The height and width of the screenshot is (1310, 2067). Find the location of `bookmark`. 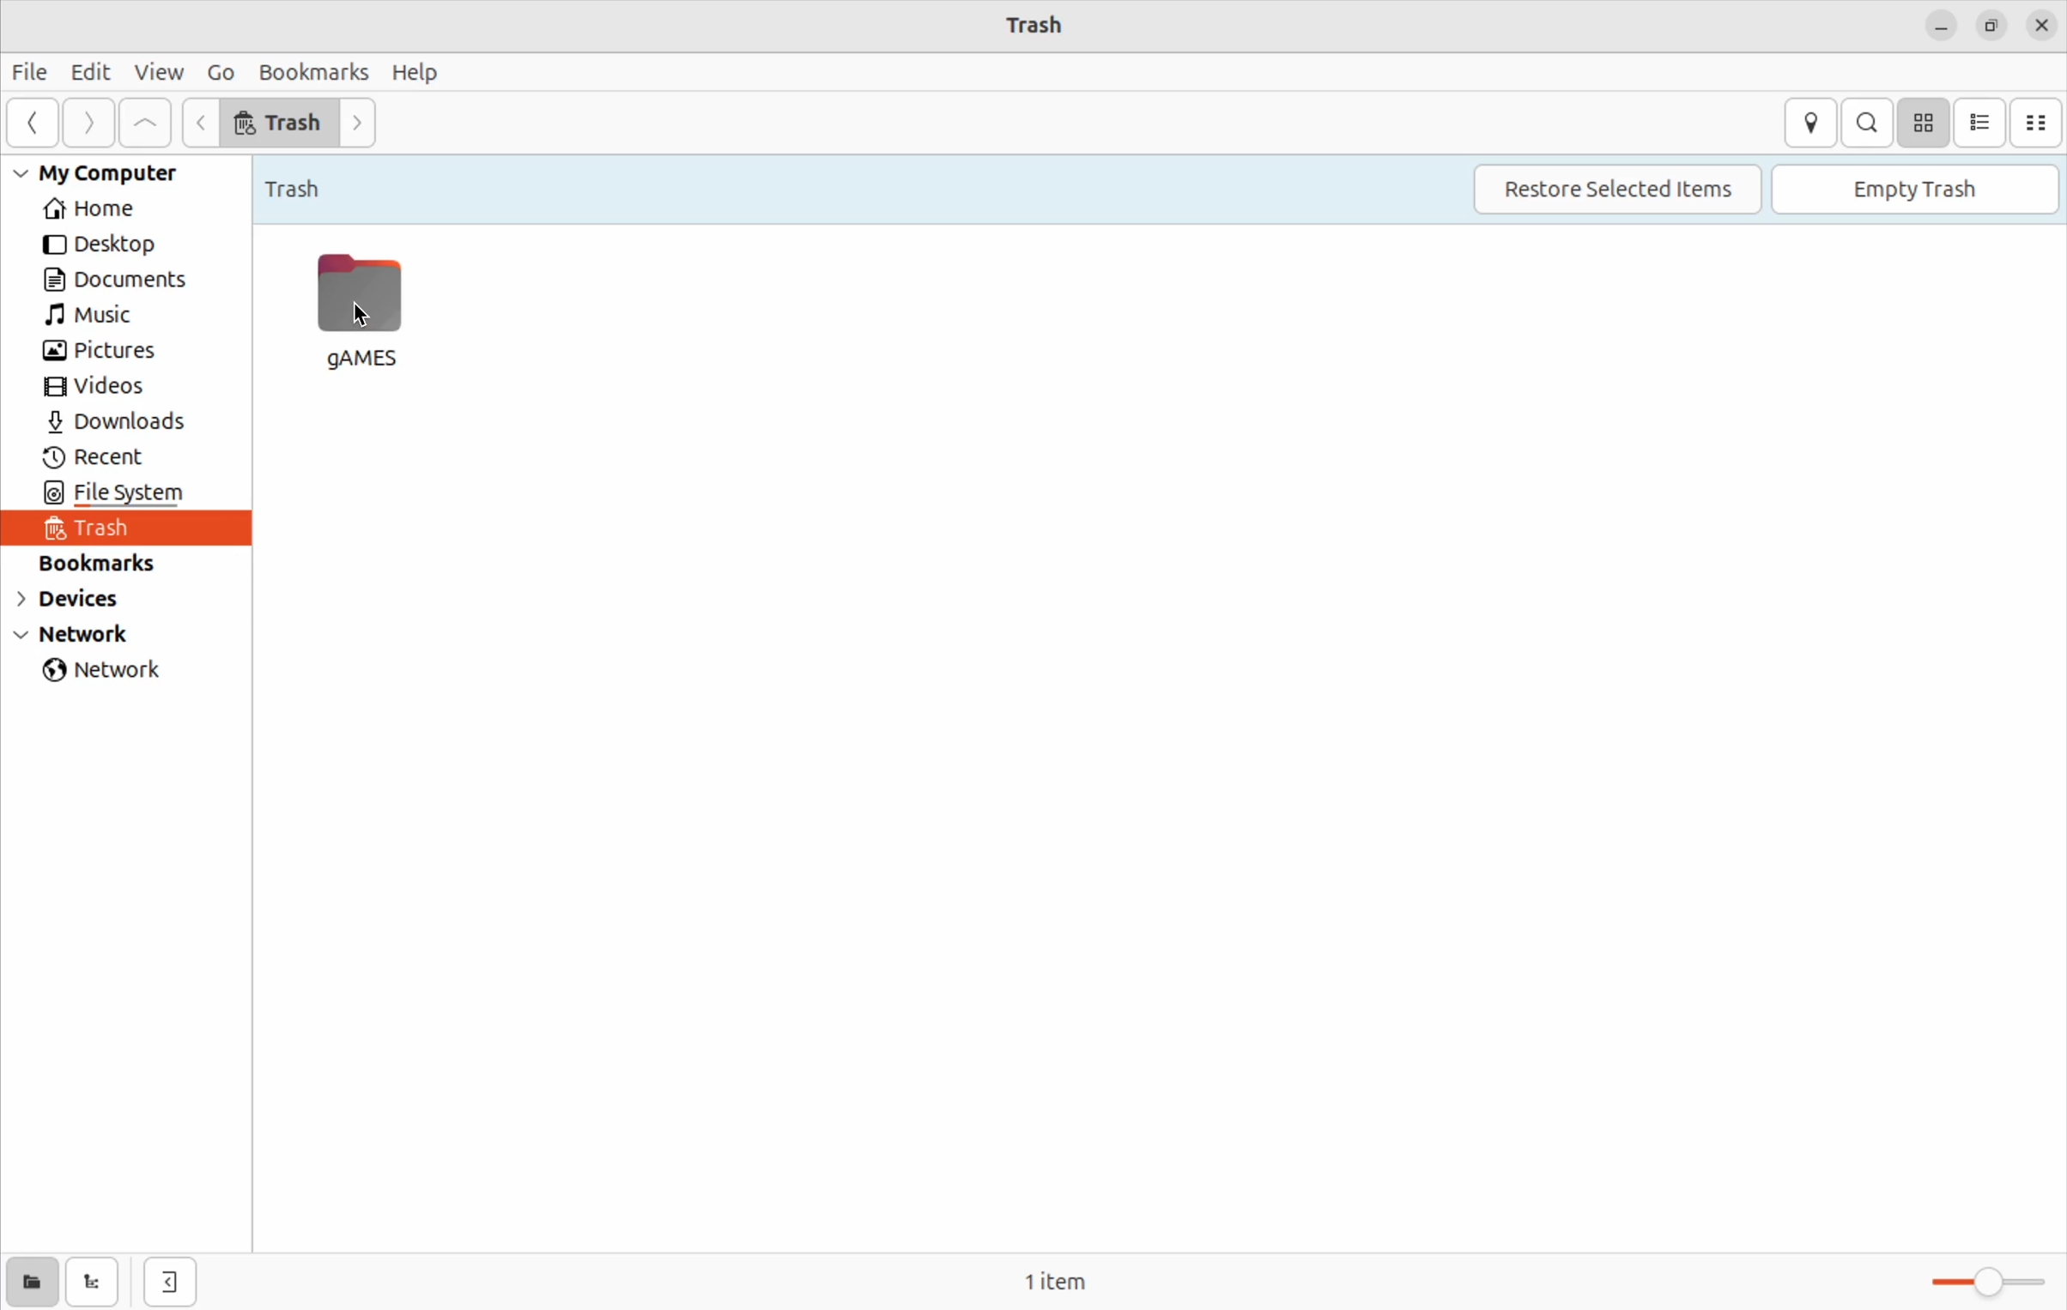

bookmark is located at coordinates (311, 71).